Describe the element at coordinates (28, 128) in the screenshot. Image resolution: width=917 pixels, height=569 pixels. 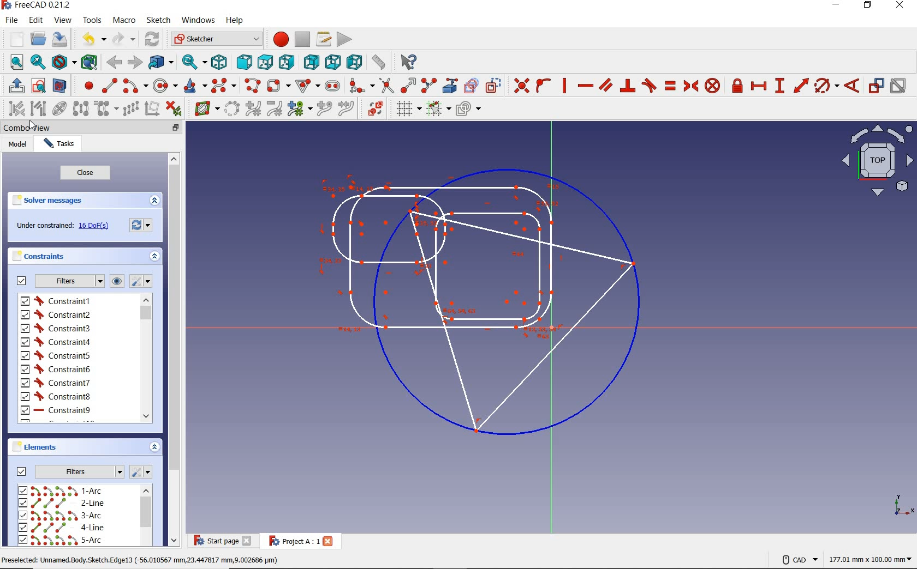
I see `combo view` at that location.